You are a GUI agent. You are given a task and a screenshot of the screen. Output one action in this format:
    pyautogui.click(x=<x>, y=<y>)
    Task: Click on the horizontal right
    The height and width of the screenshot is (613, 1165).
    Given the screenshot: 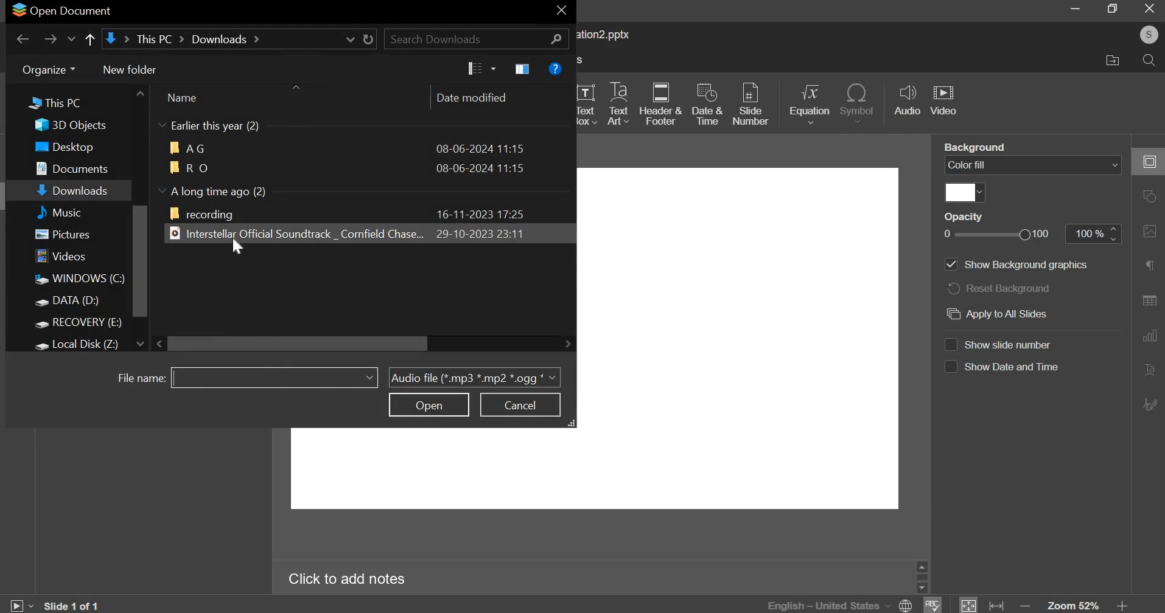 What is the action you would take?
    pyautogui.click(x=567, y=343)
    